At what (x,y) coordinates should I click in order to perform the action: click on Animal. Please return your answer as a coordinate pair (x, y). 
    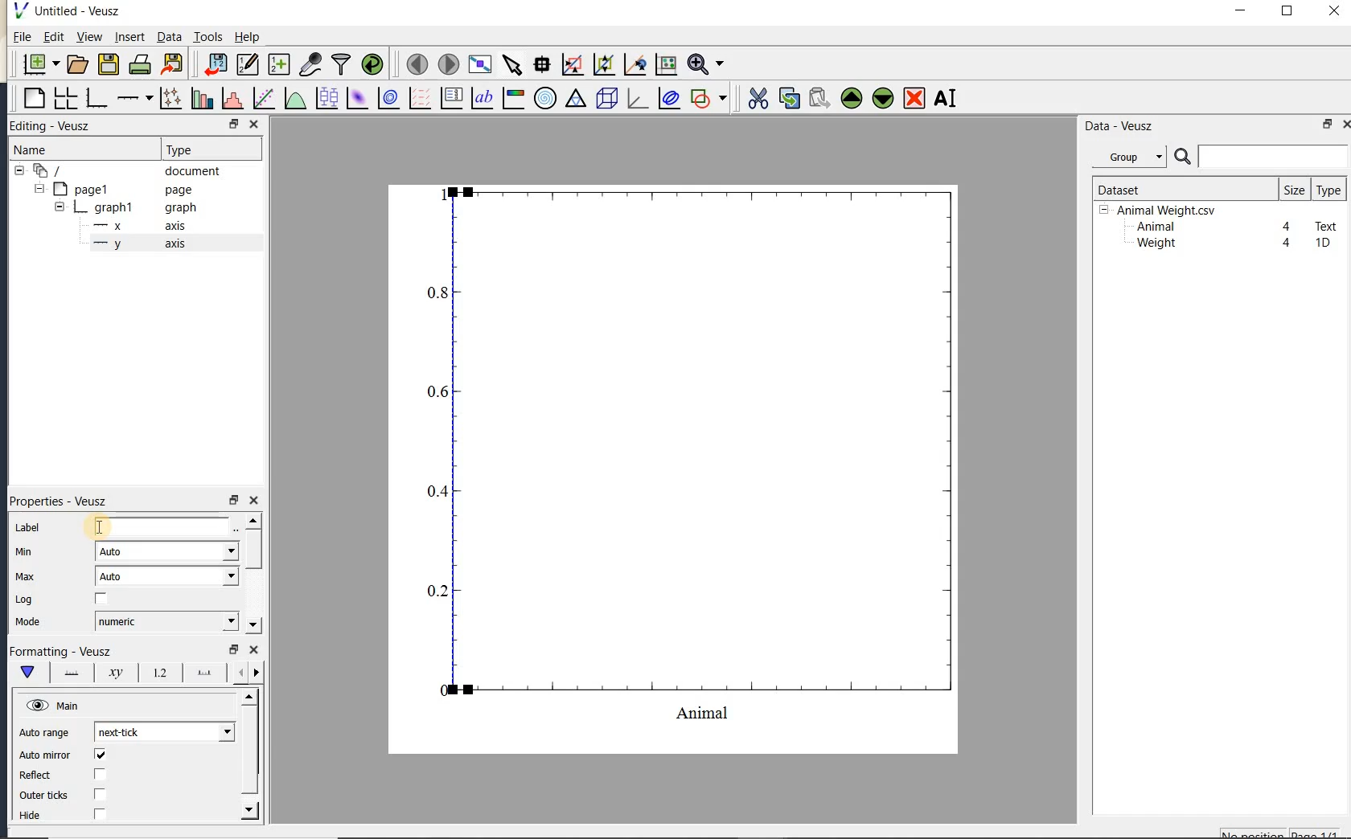
    Looking at the image, I should click on (1154, 227).